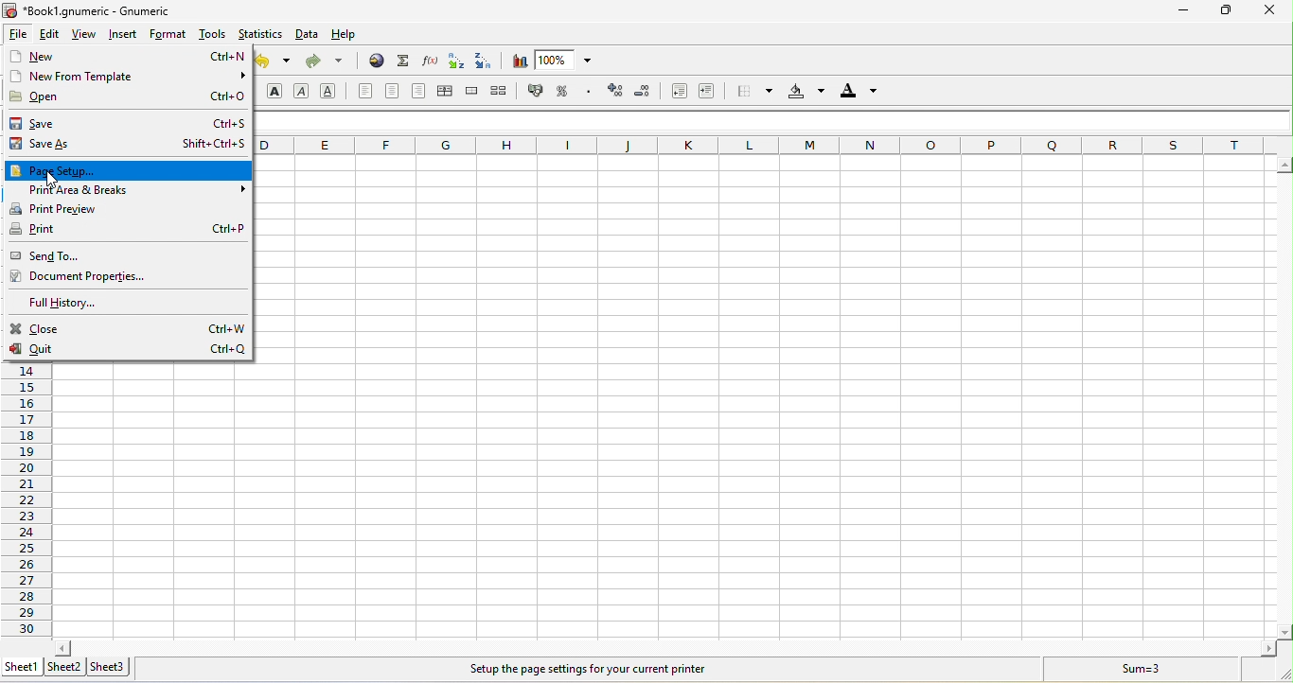  What do you see at coordinates (443, 92) in the screenshot?
I see `center horizontally` at bounding box center [443, 92].